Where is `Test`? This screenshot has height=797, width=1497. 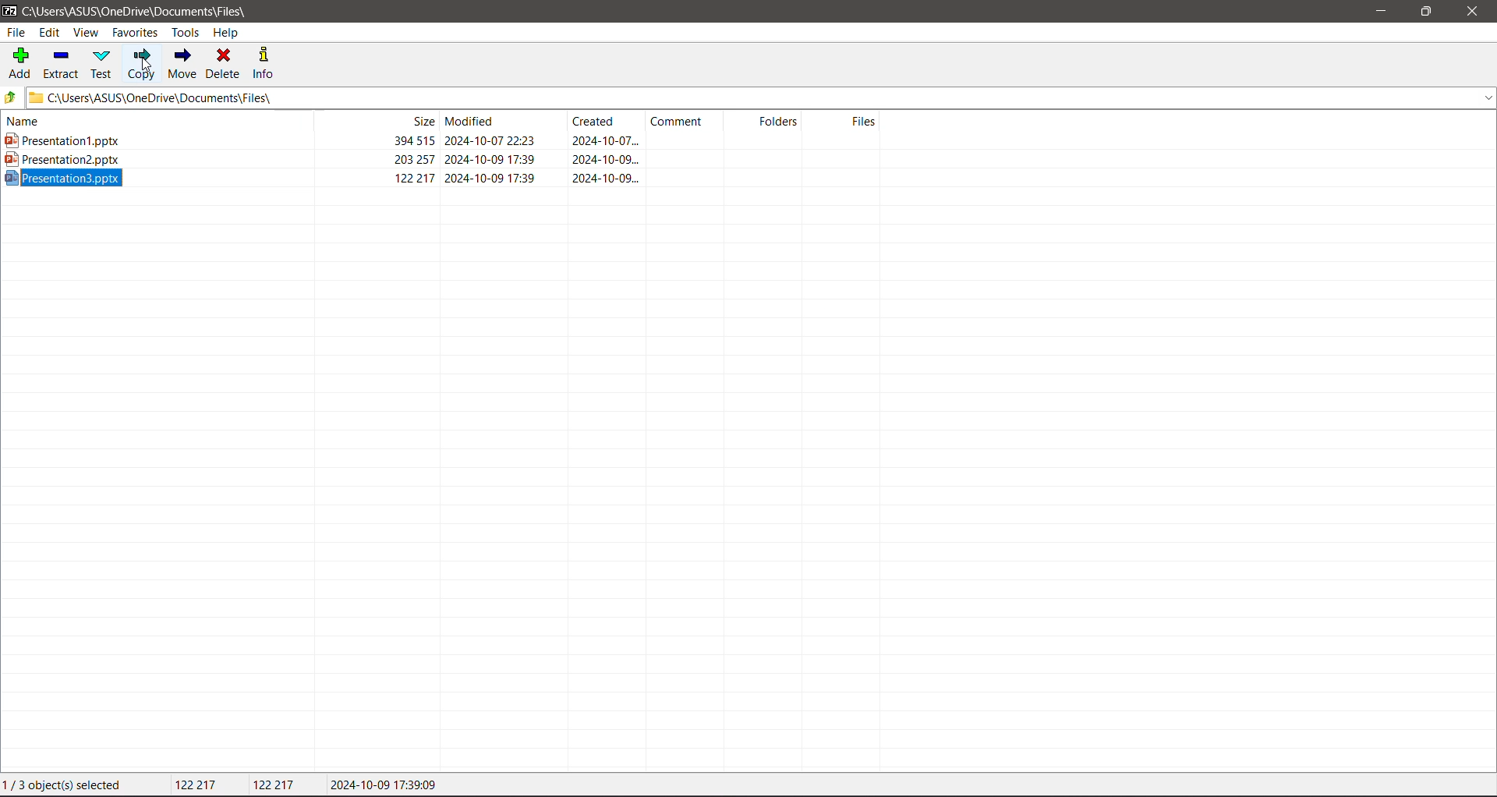
Test is located at coordinates (103, 64).